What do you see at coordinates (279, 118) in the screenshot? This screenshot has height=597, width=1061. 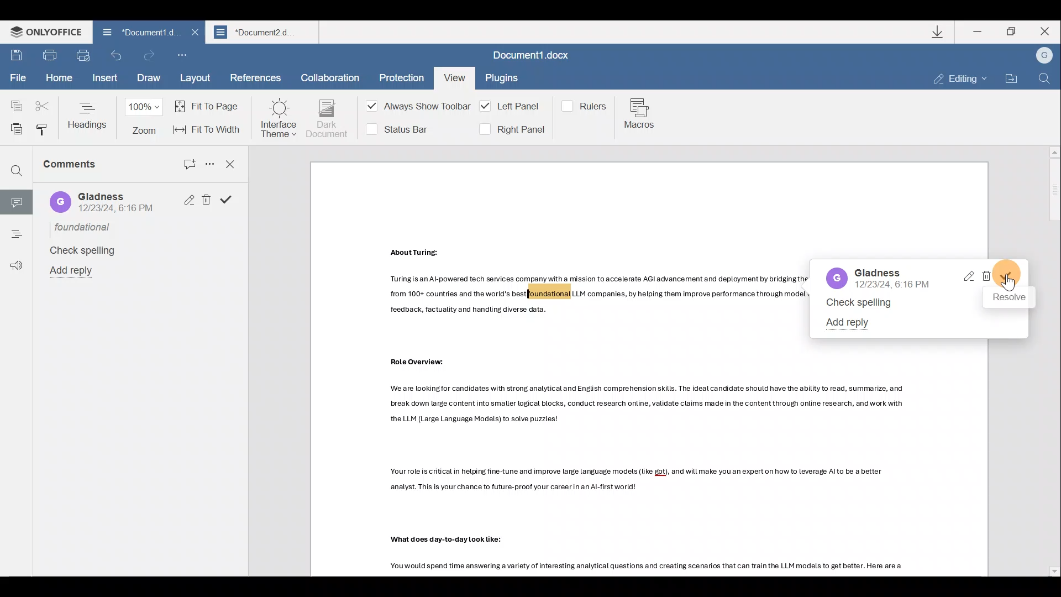 I see `Interface theme` at bounding box center [279, 118].